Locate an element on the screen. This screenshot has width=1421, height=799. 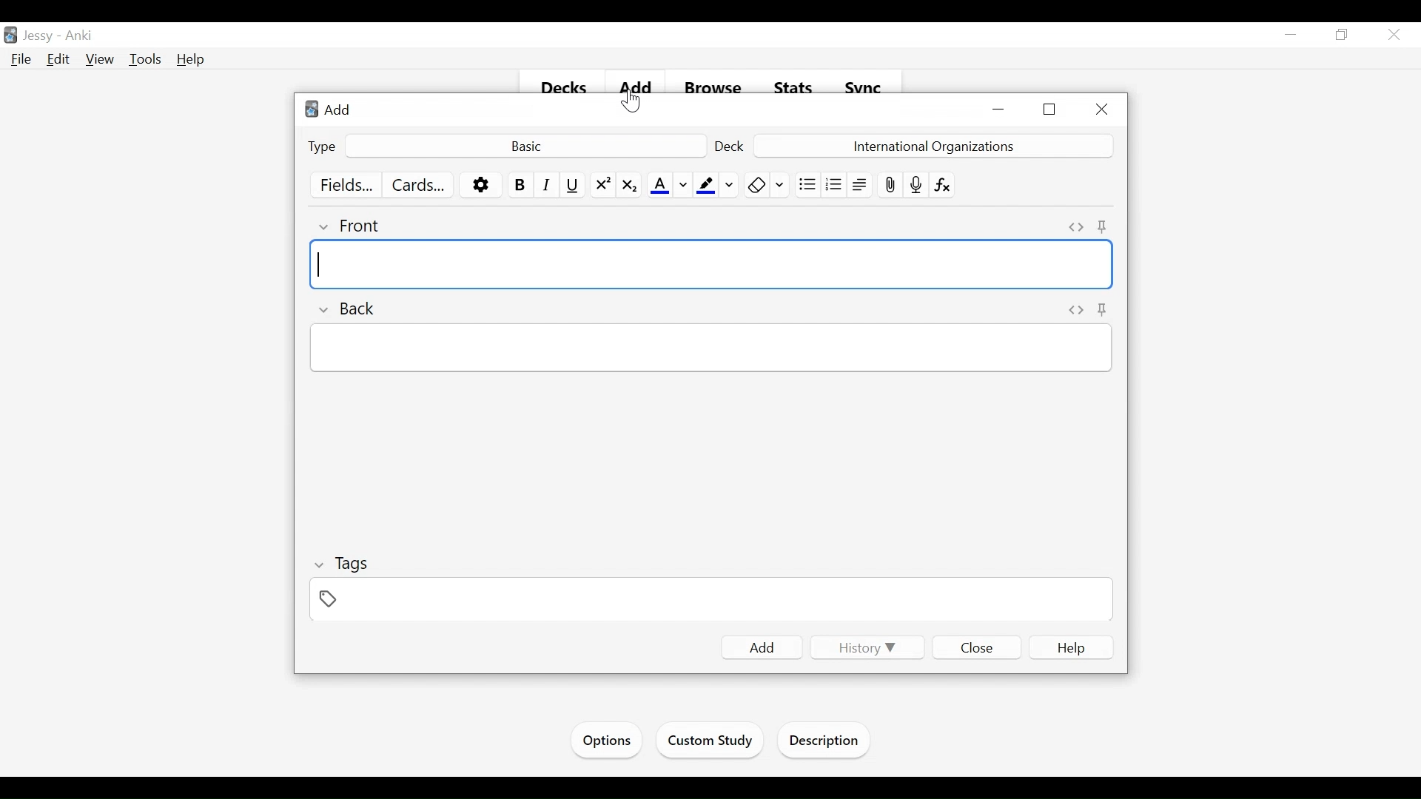
Unordered list is located at coordinates (806, 183).